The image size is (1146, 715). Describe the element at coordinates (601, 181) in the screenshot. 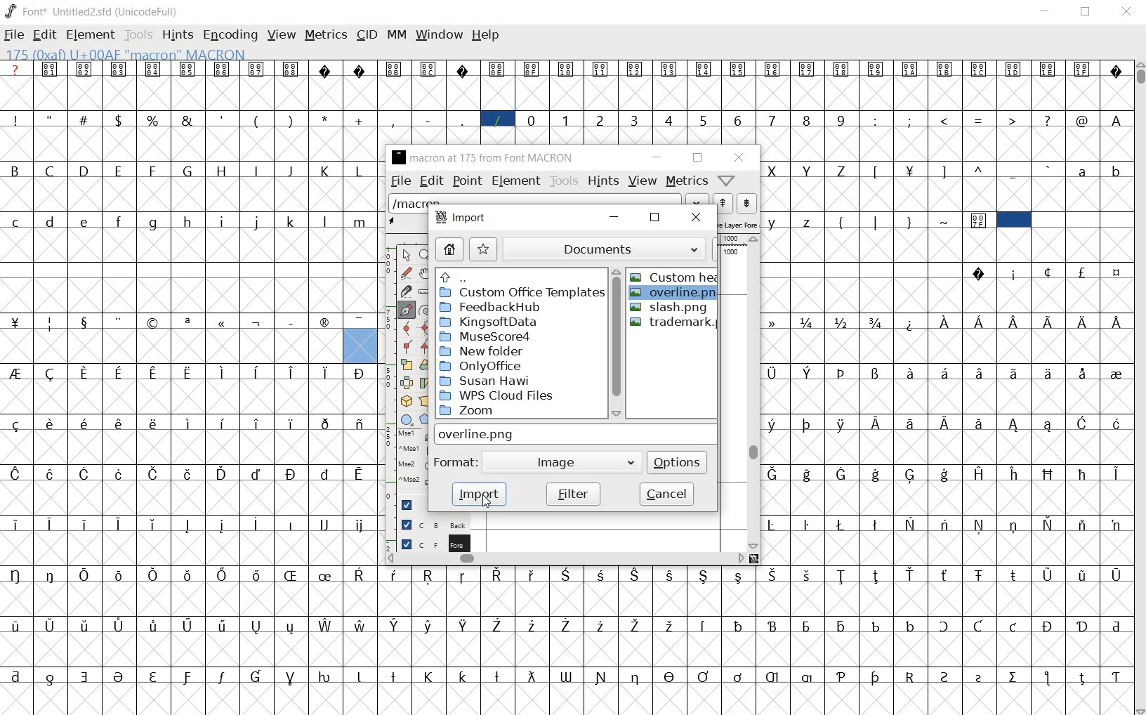

I see `hints` at that location.